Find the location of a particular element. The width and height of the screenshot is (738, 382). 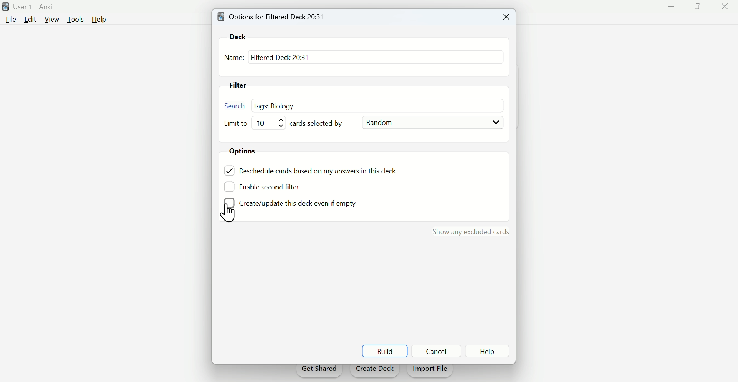

Get shared is located at coordinates (319, 371).